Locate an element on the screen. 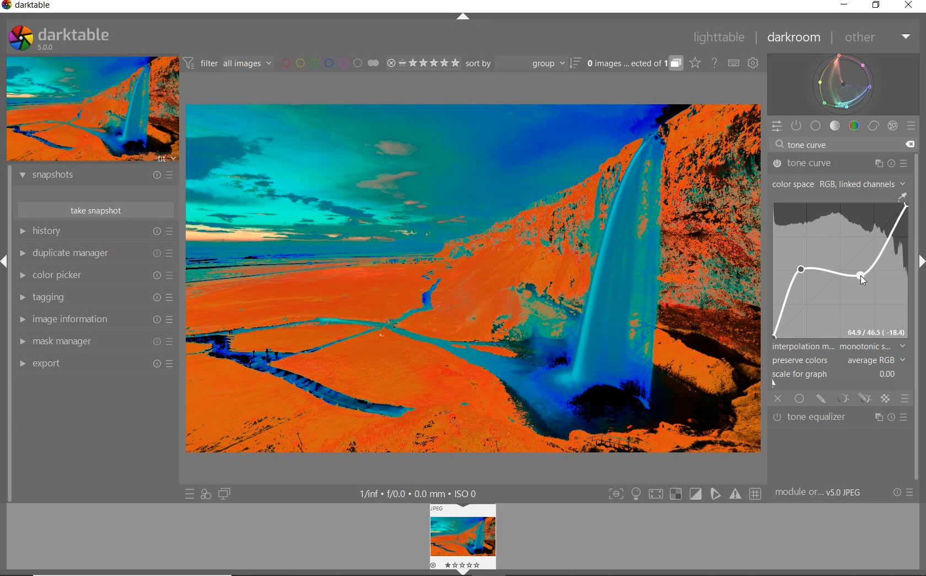 Image resolution: width=926 pixels, height=576 pixels. image information is located at coordinates (95, 319).